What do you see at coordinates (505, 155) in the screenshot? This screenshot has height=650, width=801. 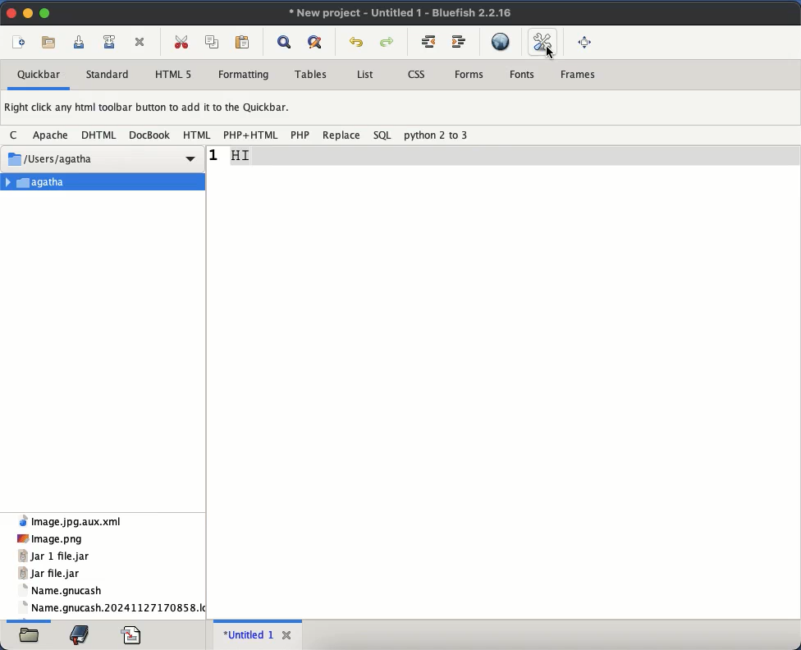 I see `line` at bounding box center [505, 155].